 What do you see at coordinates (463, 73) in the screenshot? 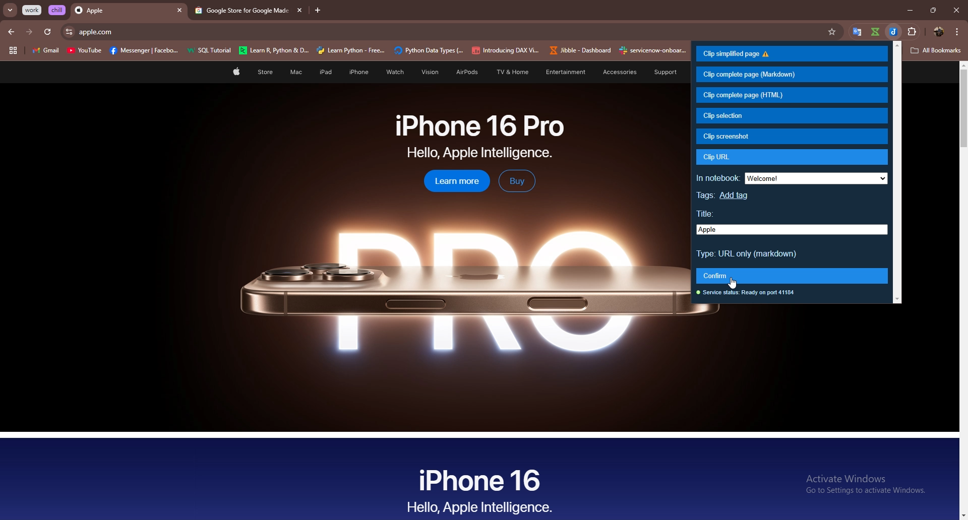
I see `AirPods` at bounding box center [463, 73].